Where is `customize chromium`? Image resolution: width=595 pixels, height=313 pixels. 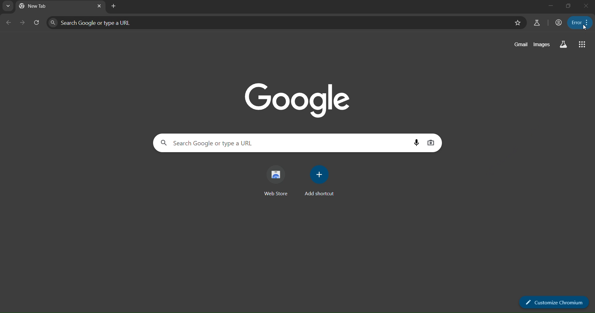 customize chromium is located at coordinates (553, 302).